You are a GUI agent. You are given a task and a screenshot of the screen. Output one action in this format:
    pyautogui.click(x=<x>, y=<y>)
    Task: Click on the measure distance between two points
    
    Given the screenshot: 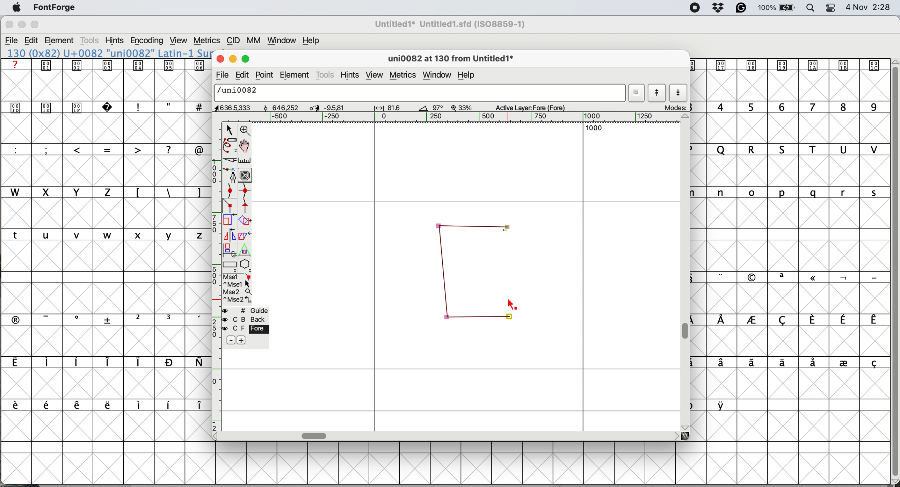 What is the action you would take?
    pyautogui.click(x=245, y=162)
    